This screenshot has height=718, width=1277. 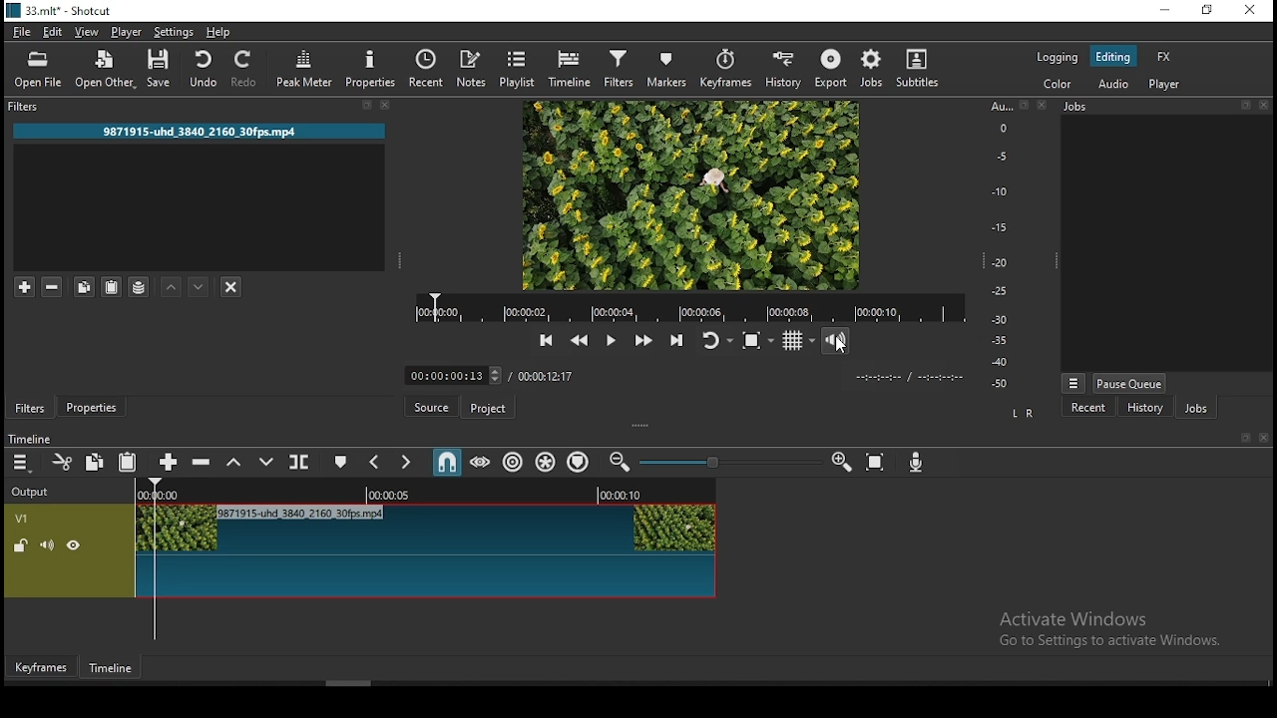 I want to click on (un) mute, so click(x=48, y=545).